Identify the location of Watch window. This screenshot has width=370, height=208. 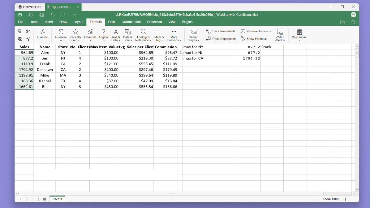
(280, 34).